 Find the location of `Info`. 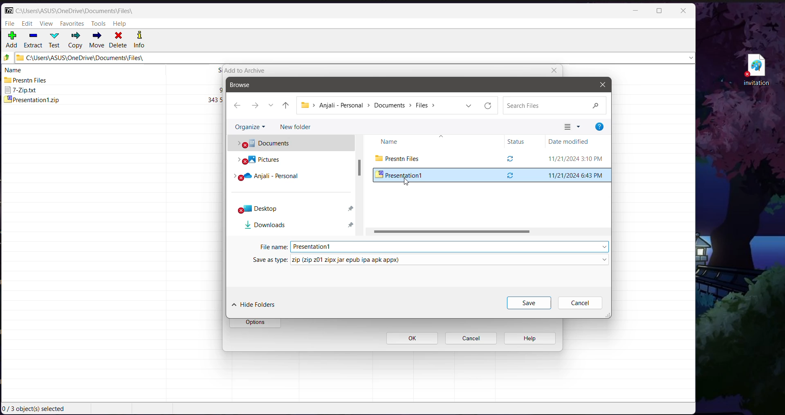

Info is located at coordinates (139, 40).